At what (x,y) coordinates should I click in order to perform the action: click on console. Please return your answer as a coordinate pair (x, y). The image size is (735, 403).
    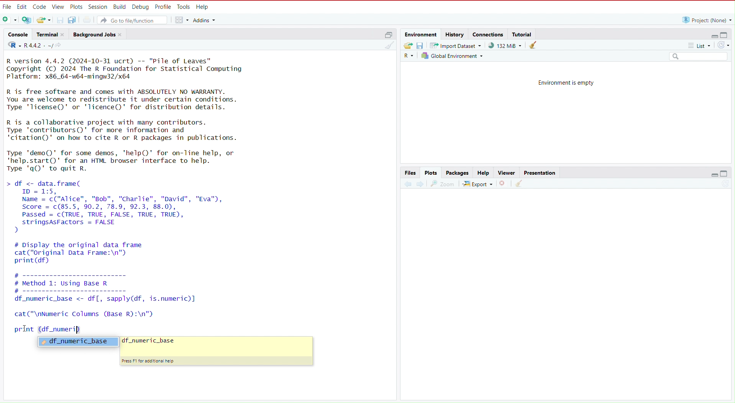
    Looking at the image, I should click on (16, 33).